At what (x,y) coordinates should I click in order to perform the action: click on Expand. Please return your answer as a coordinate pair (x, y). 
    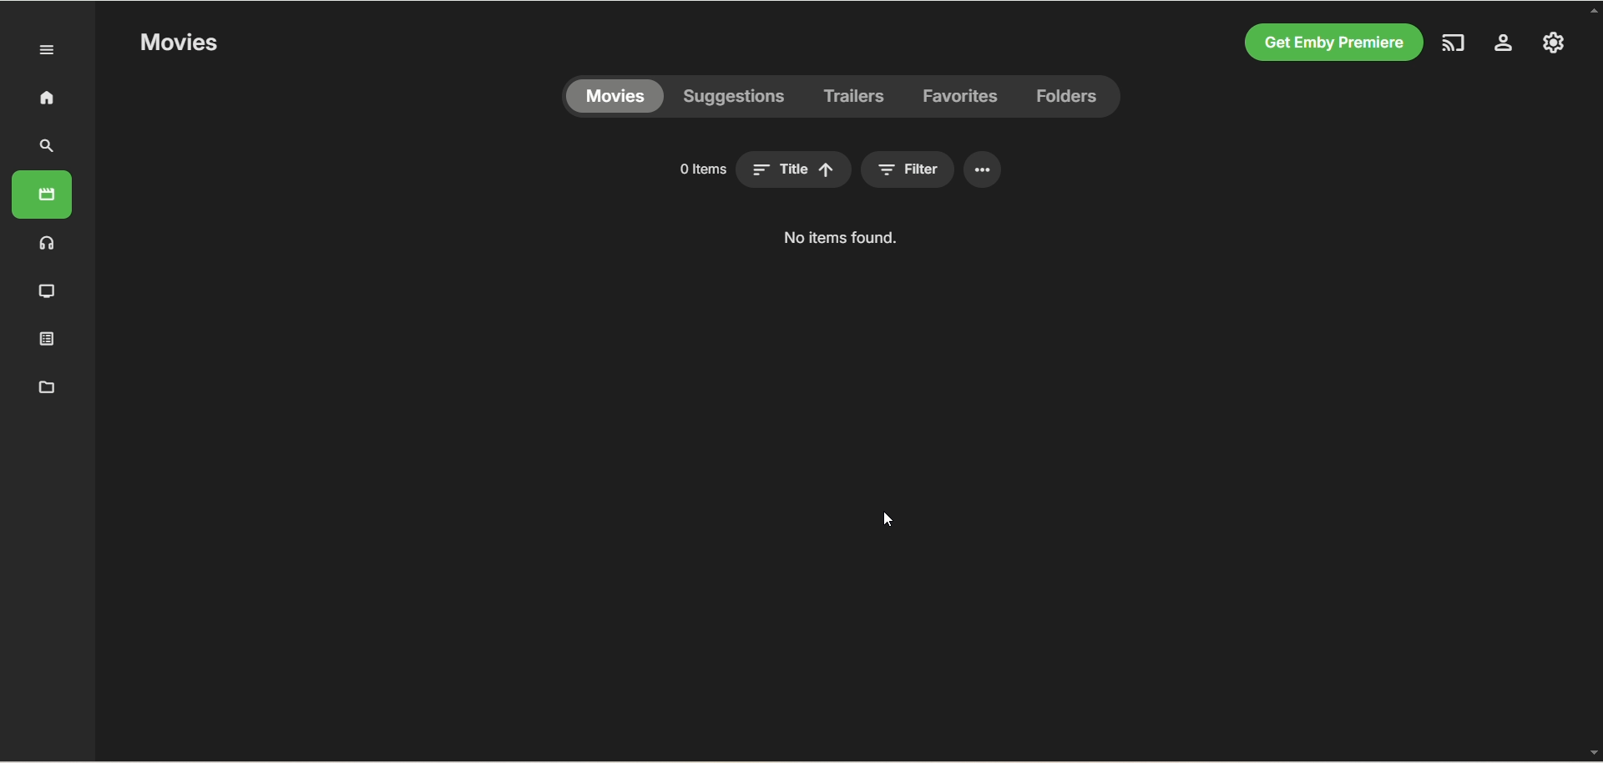
    Looking at the image, I should click on (48, 51).